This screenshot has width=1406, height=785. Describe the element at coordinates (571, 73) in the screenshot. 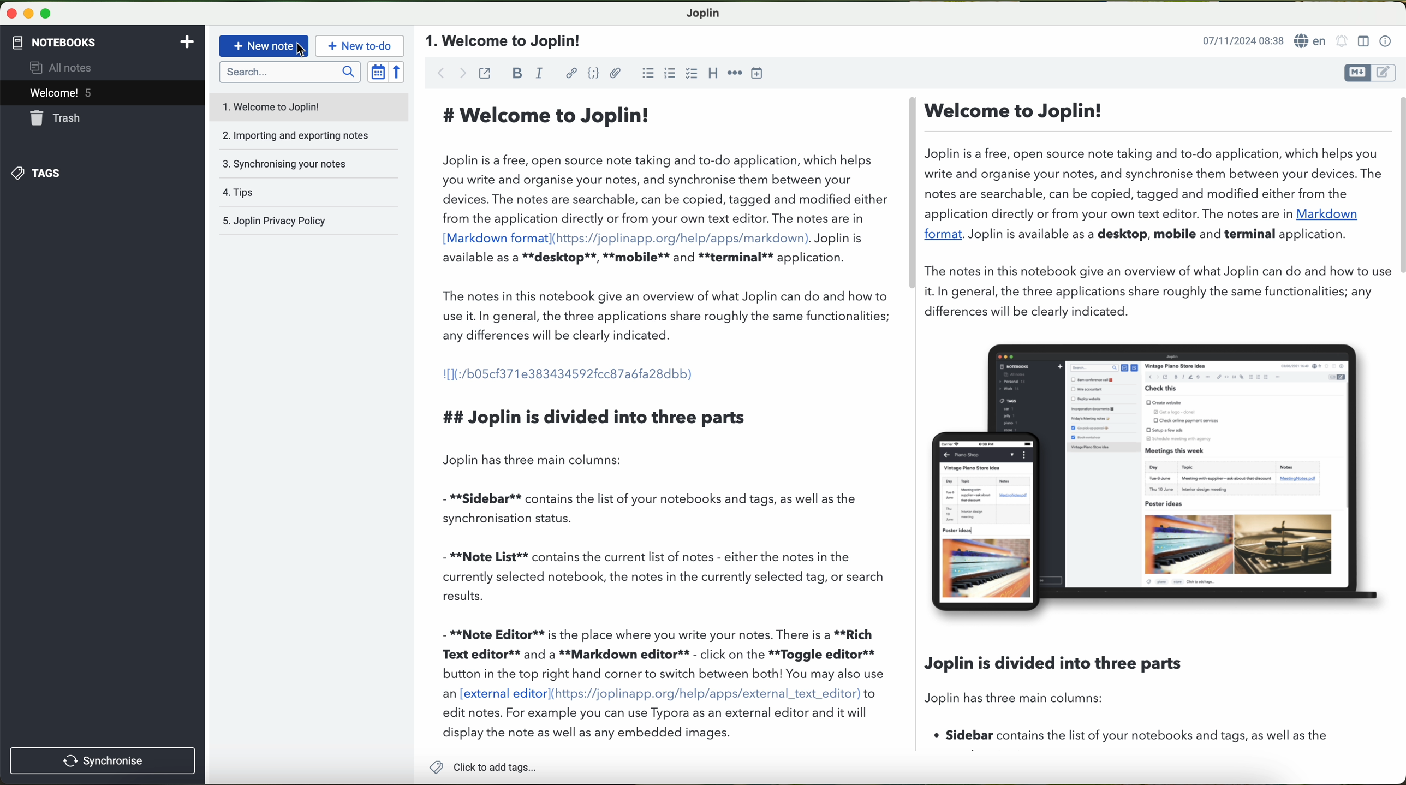

I see `hyperlink` at that location.